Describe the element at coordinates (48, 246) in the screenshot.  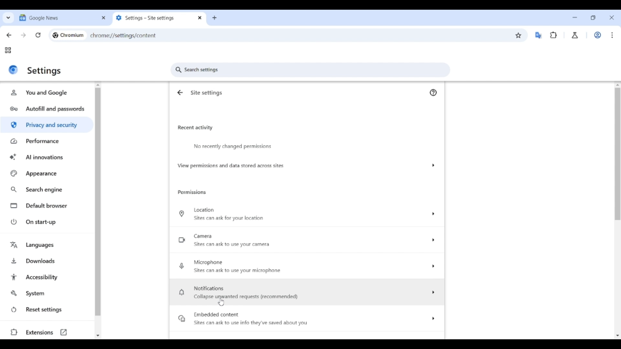
I see `Languages` at that location.